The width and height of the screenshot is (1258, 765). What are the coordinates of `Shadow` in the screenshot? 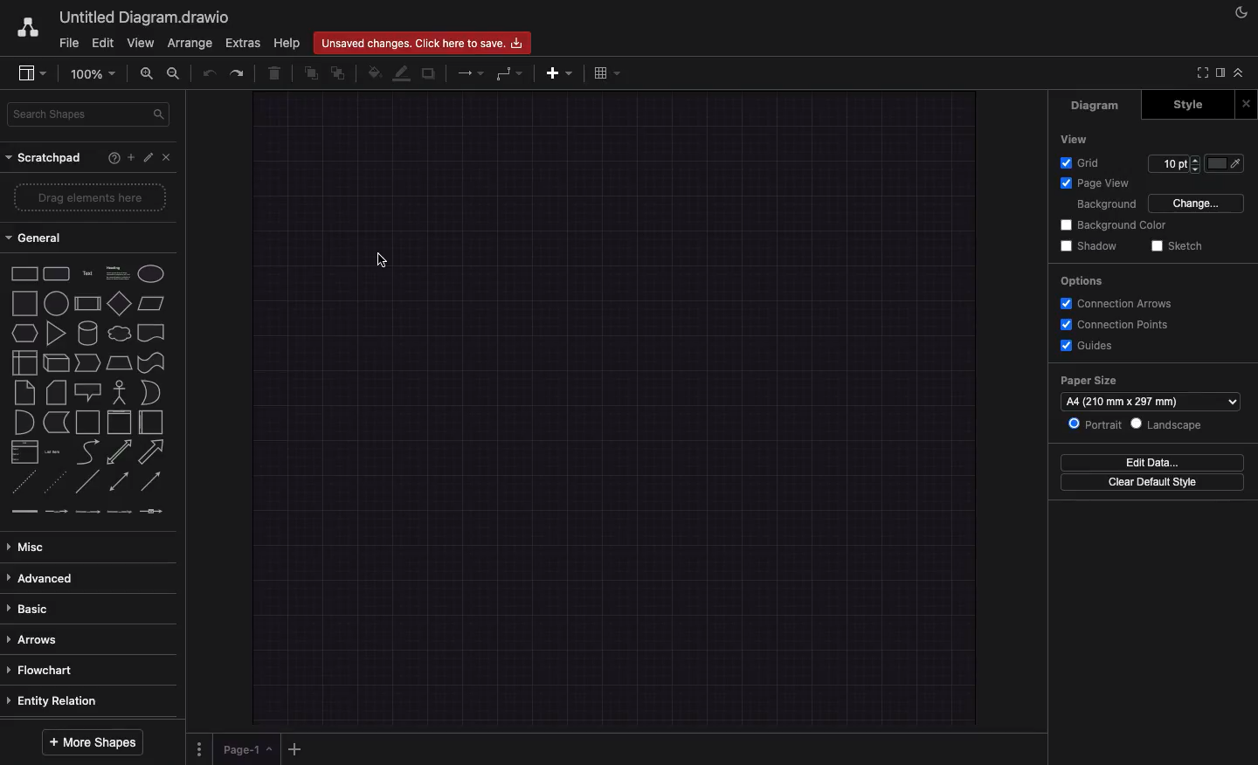 It's located at (1092, 246).